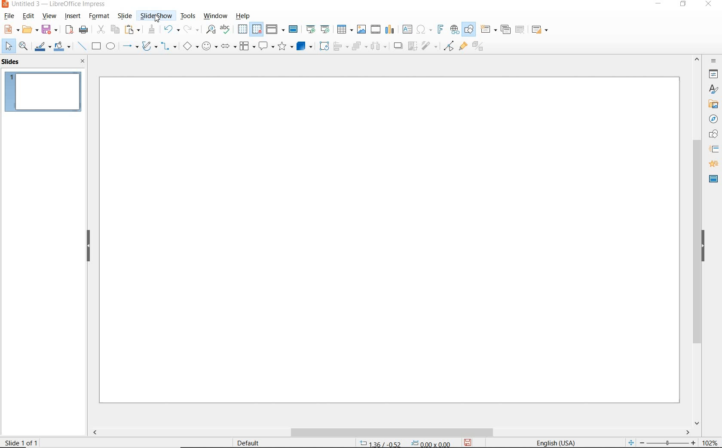 This screenshot has height=448, width=722. What do you see at coordinates (265, 47) in the screenshot?
I see `CALLOUT SHAPES` at bounding box center [265, 47].